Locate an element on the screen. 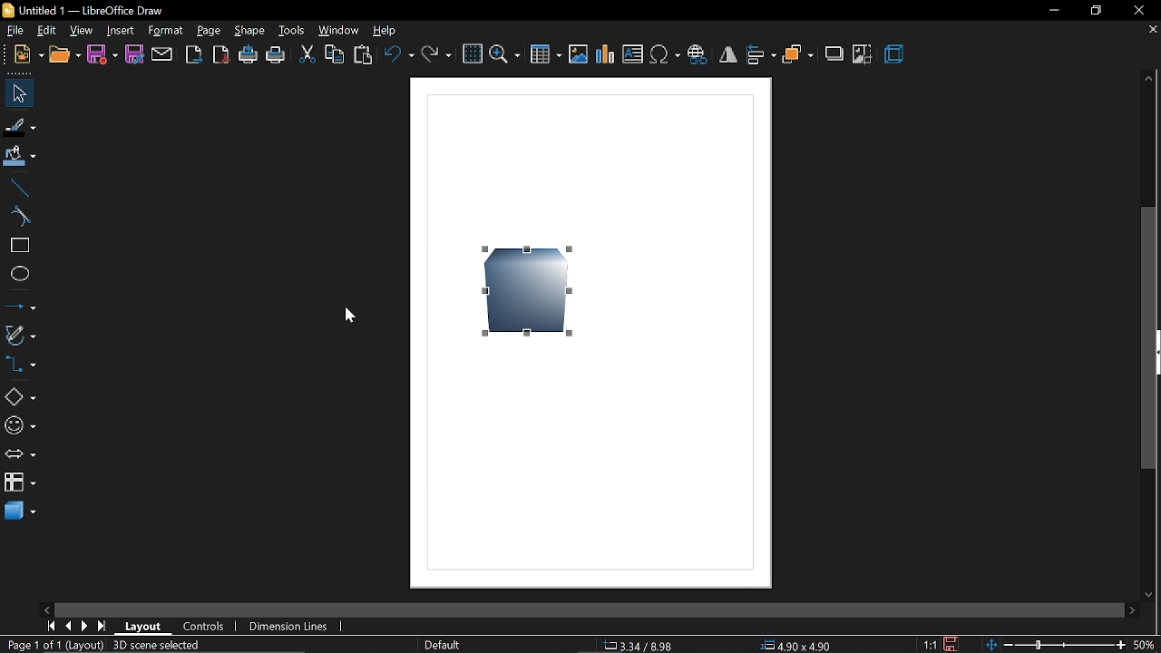 The height and width of the screenshot is (653, 1161). redo is located at coordinates (436, 55).